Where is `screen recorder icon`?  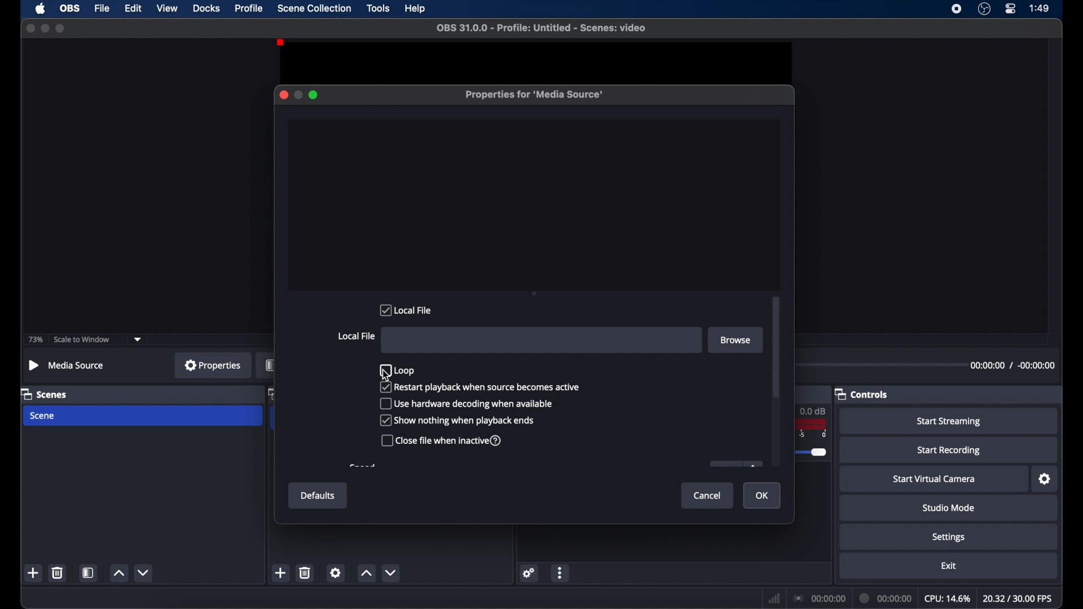
screen recorder icon is located at coordinates (956, 9).